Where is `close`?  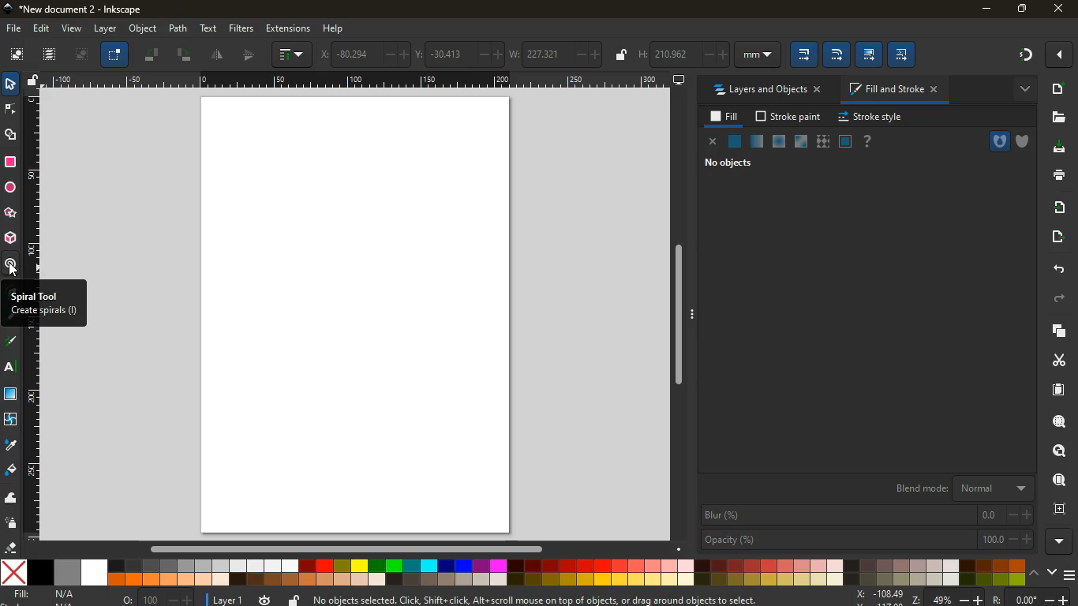
close is located at coordinates (1059, 8).